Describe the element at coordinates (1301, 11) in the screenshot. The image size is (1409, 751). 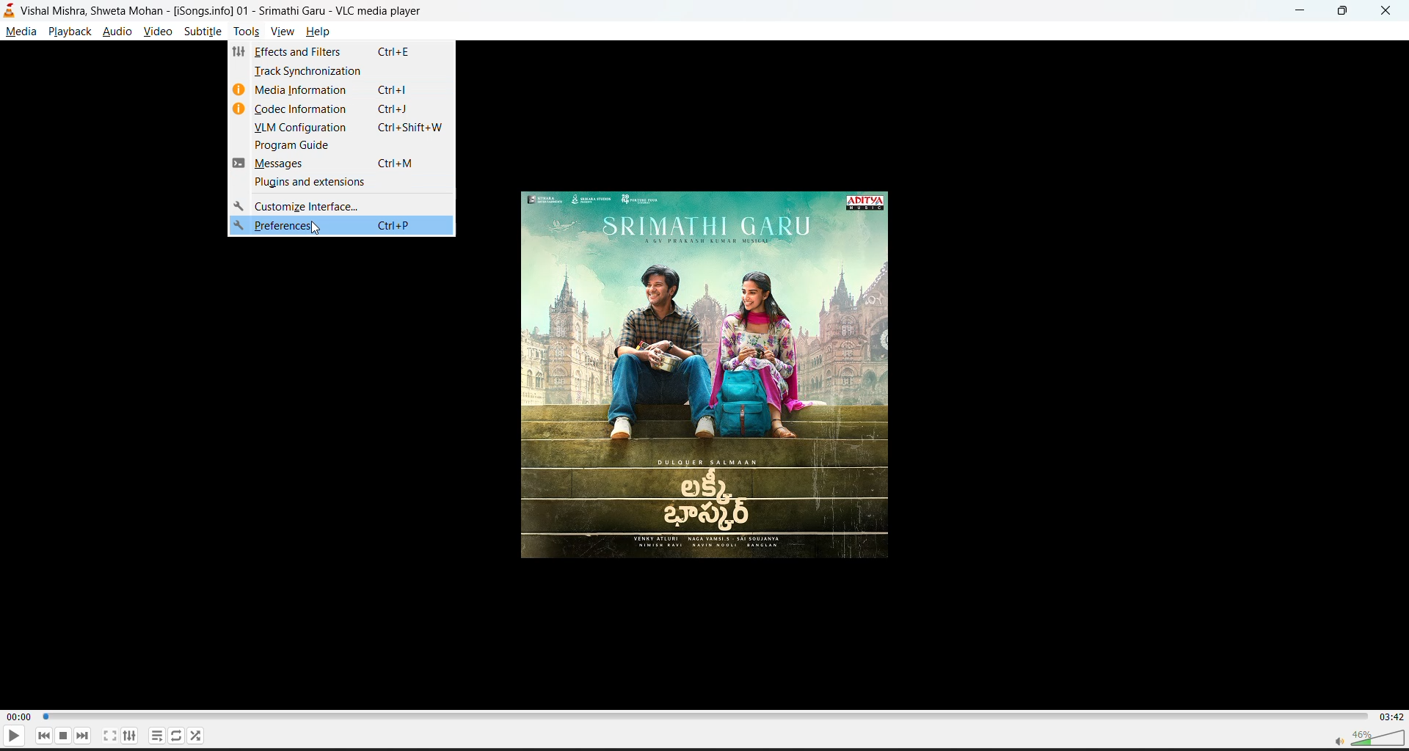
I see `minimize` at that location.